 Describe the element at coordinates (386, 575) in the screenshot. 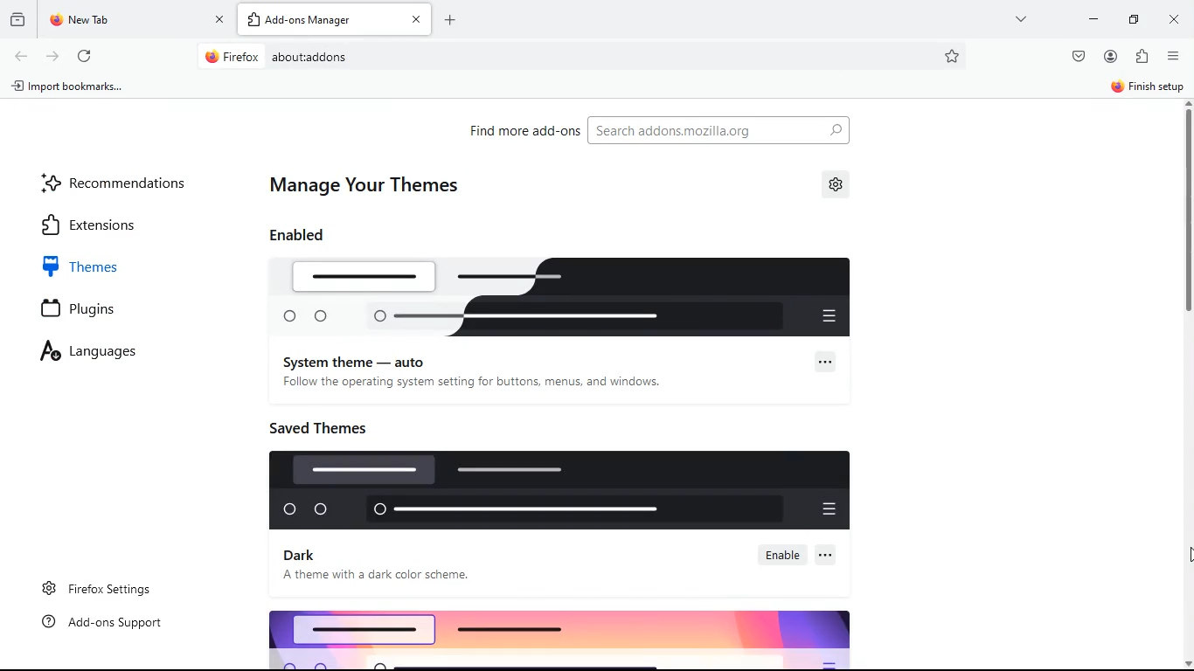

I see `A theme with a dark scheme` at that location.